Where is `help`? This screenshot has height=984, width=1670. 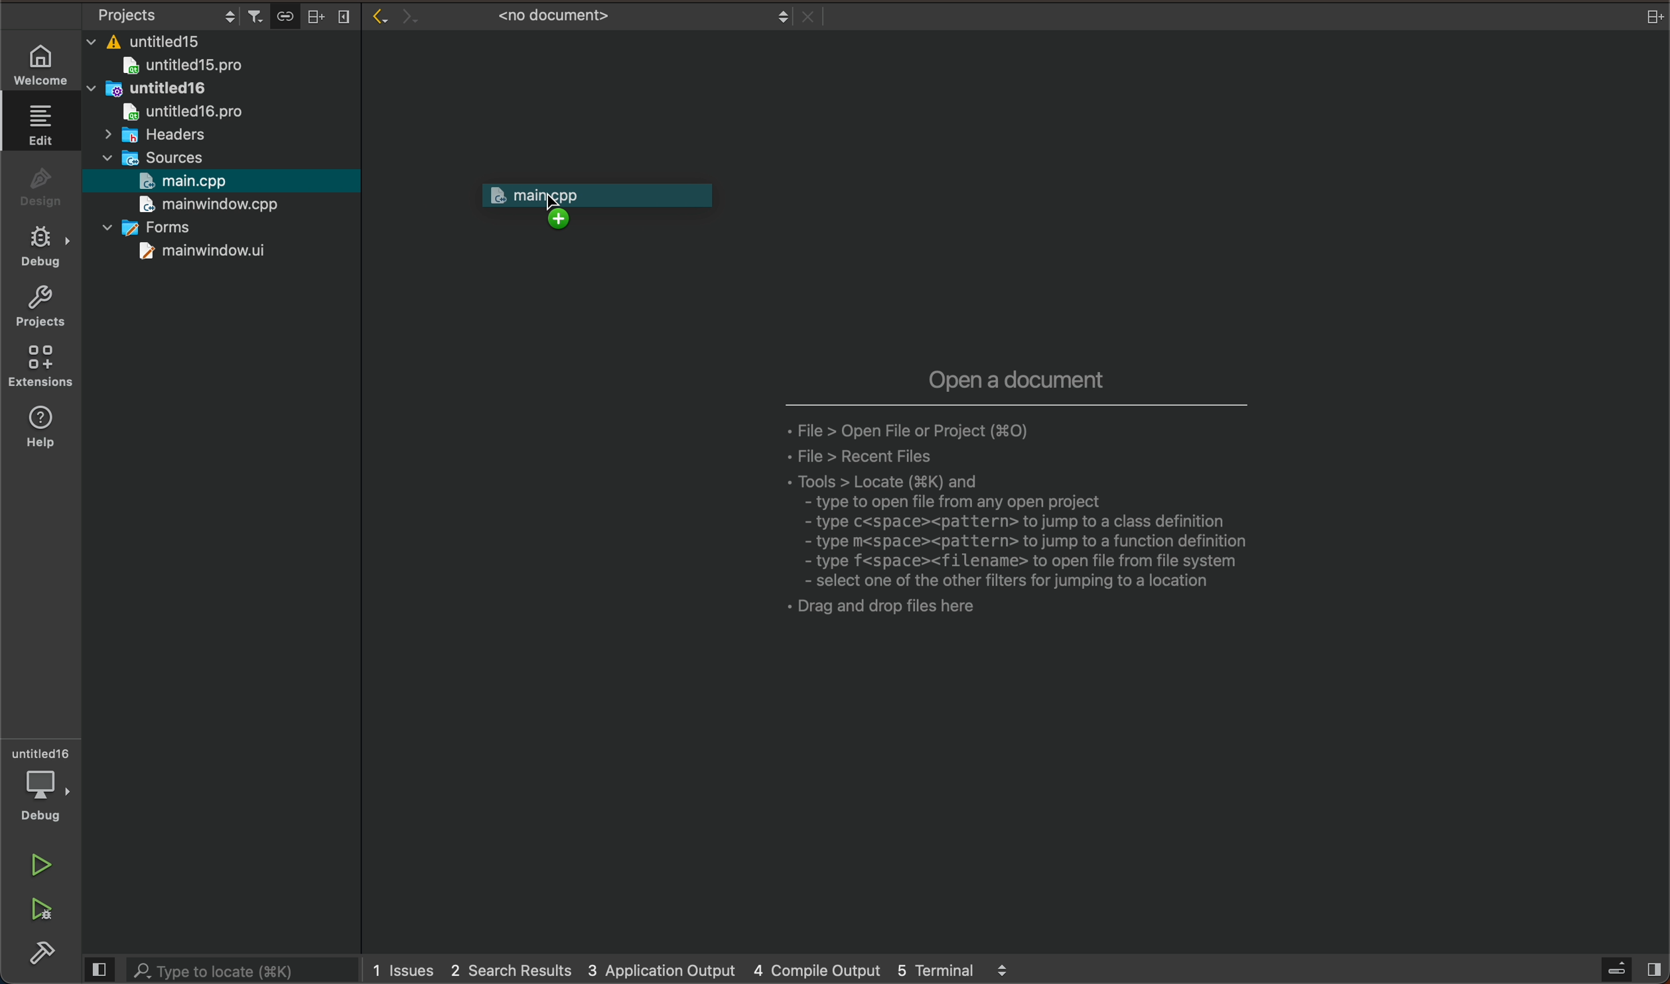
help is located at coordinates (40, 425).